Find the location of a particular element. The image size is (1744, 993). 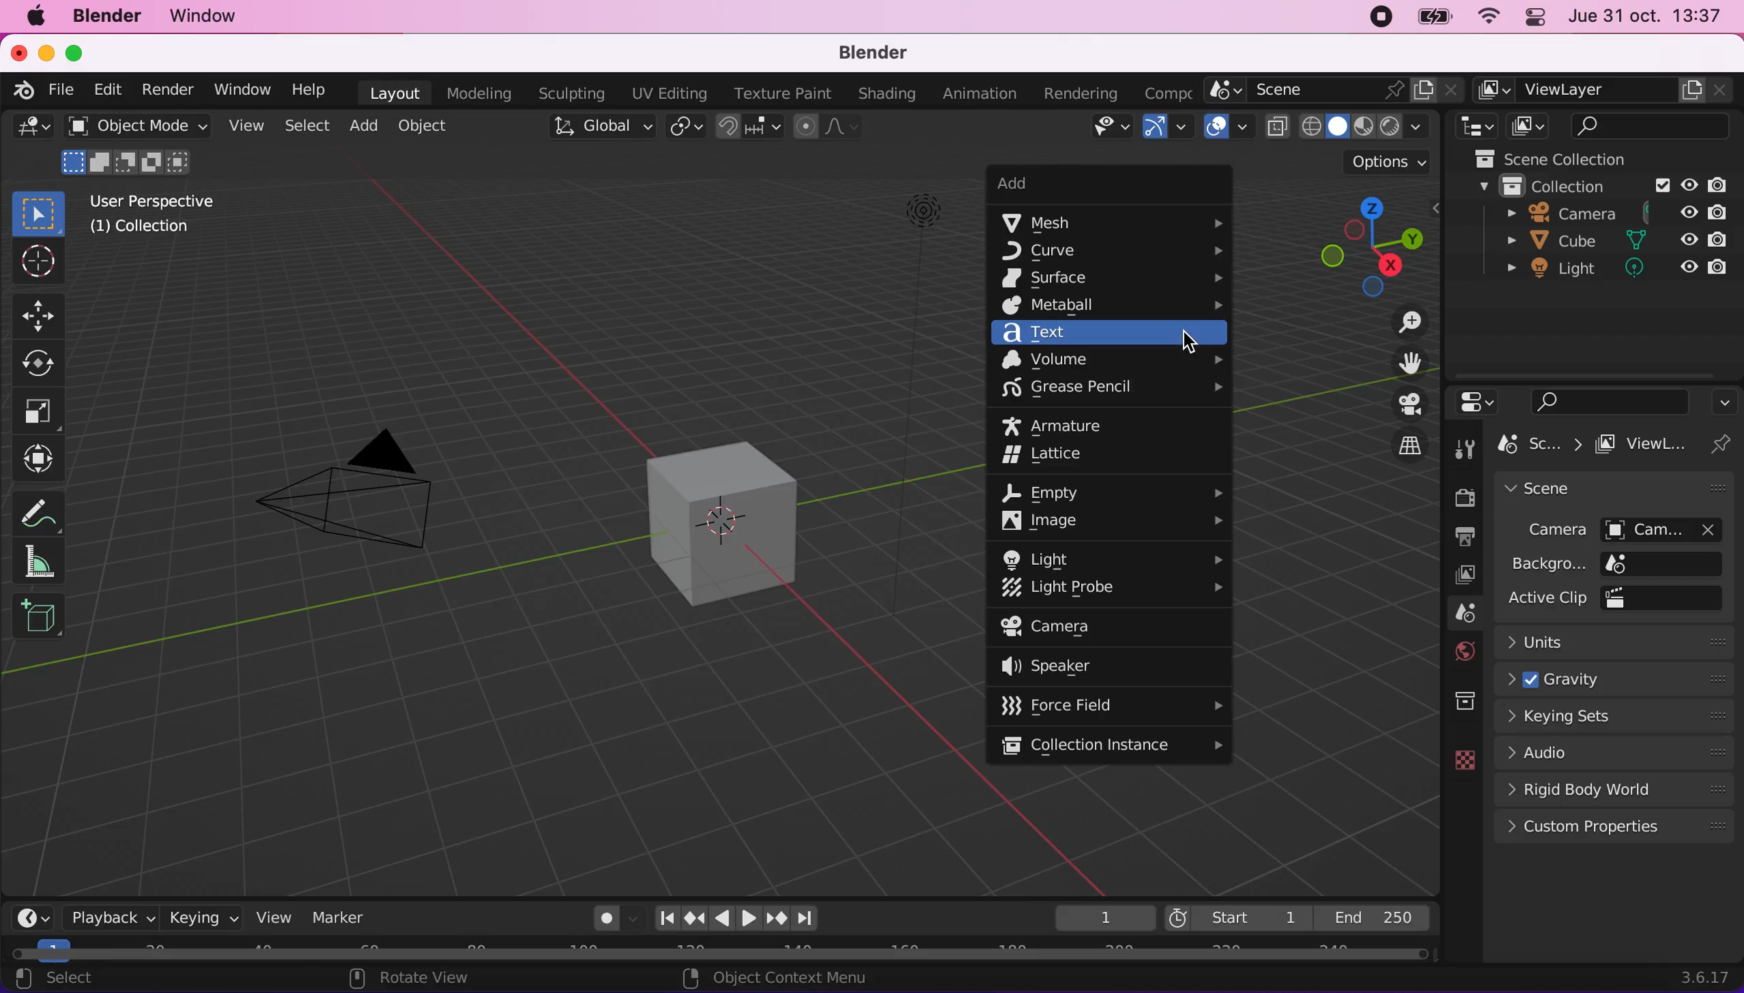

add is located at coordinates (1088, 184).